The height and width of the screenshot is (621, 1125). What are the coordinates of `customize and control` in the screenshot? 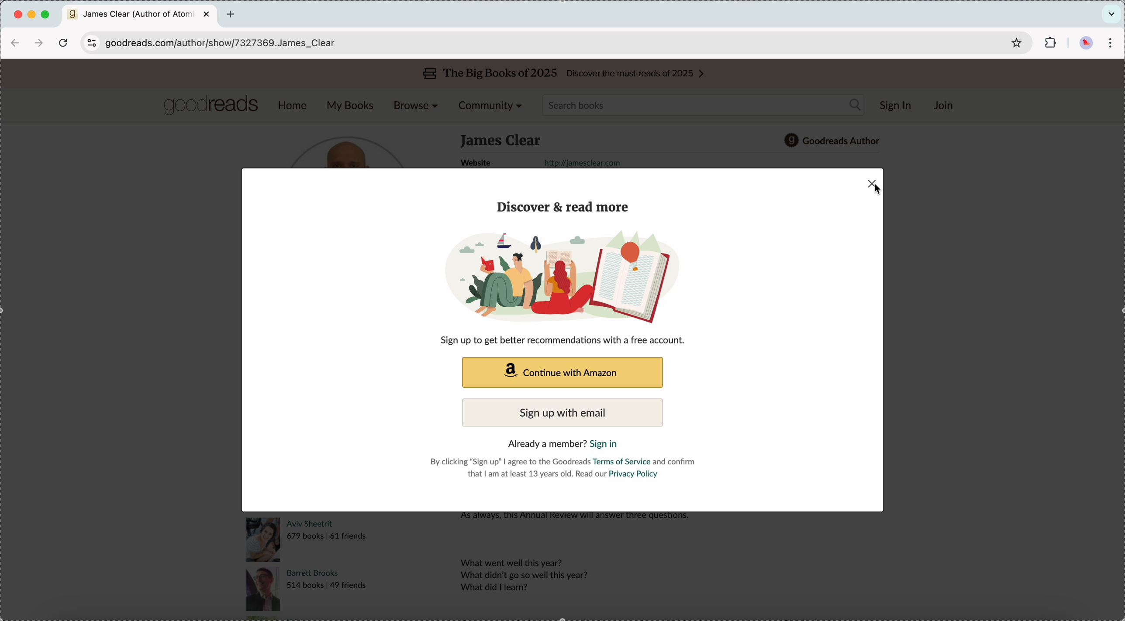 It's located at (1110, 42).